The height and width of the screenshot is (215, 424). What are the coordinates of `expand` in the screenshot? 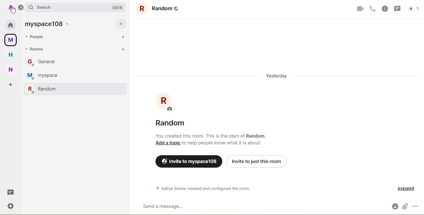 It's located at (406, 188).